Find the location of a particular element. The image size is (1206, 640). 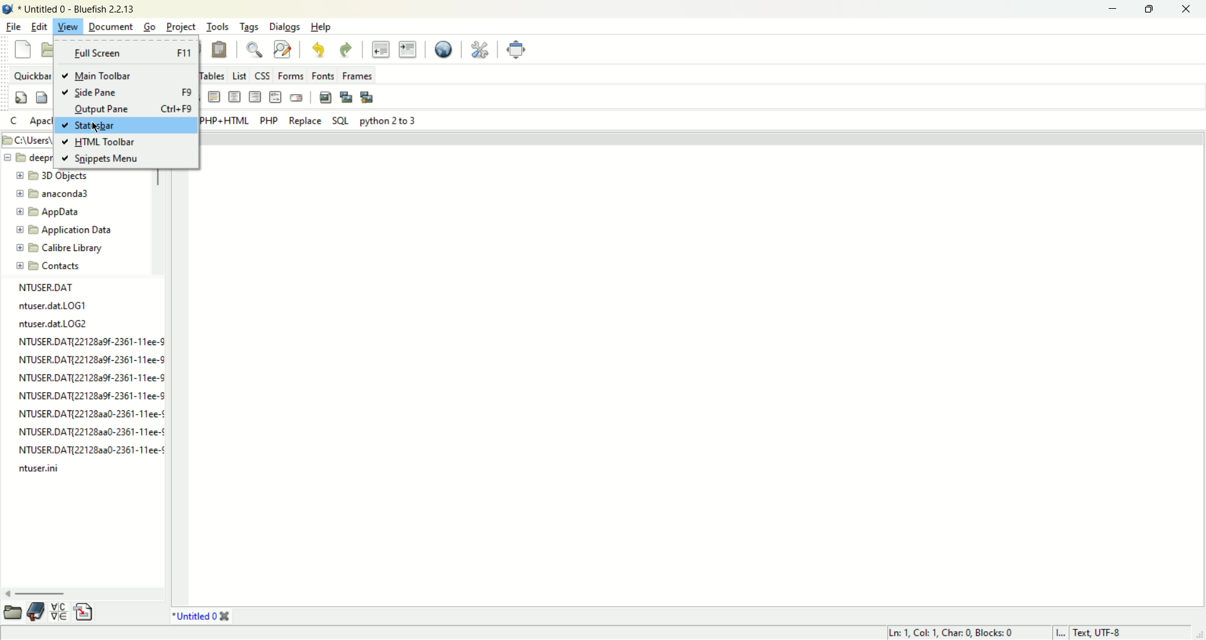

tools is located at coordinates (217, 26).